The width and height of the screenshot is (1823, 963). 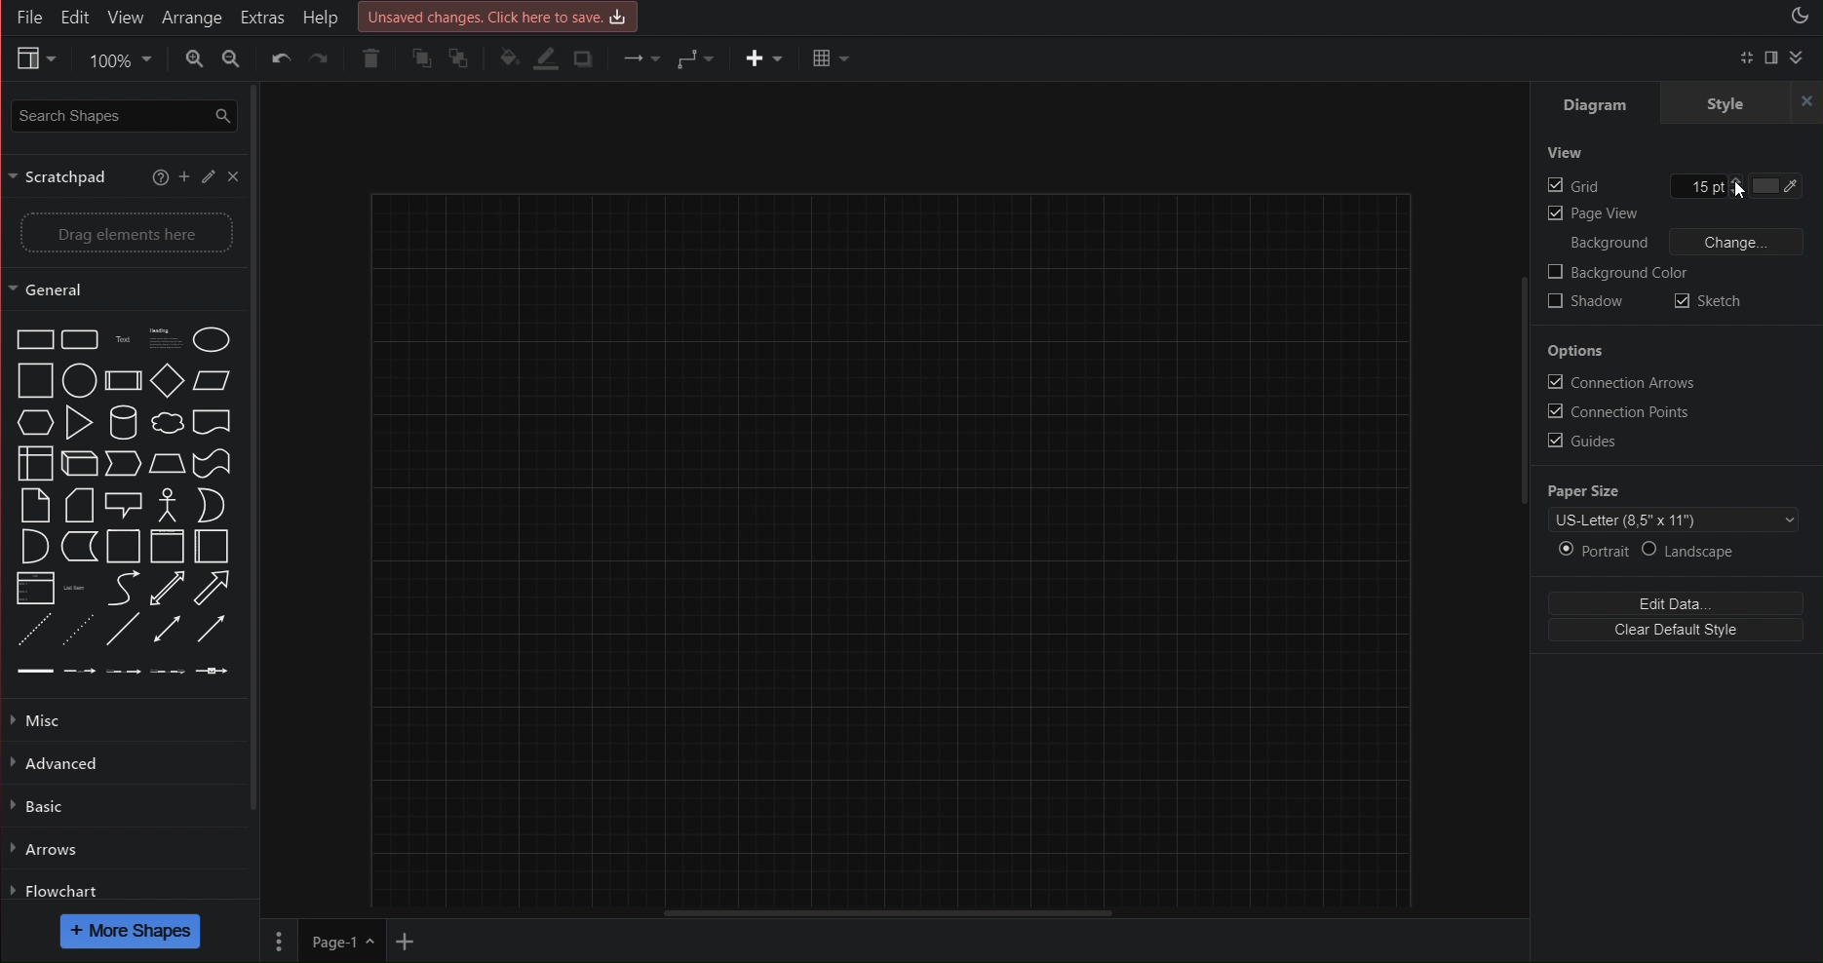 What do you see at coordinates (1616, 274) in the screenshot?
I see `Background Color` at bounding box center [1616, 274].